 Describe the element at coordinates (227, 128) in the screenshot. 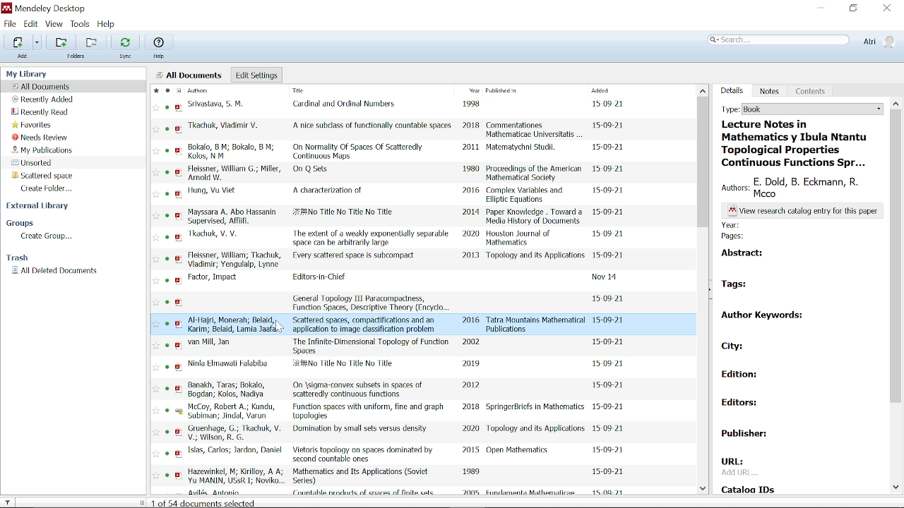

I see `authors` at that location.